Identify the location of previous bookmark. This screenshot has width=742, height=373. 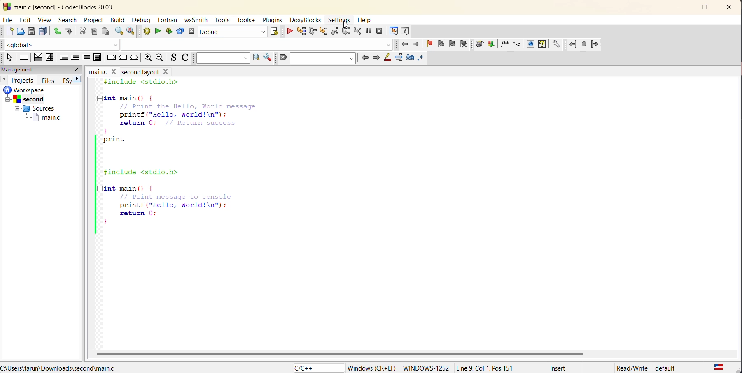
(440, 44).